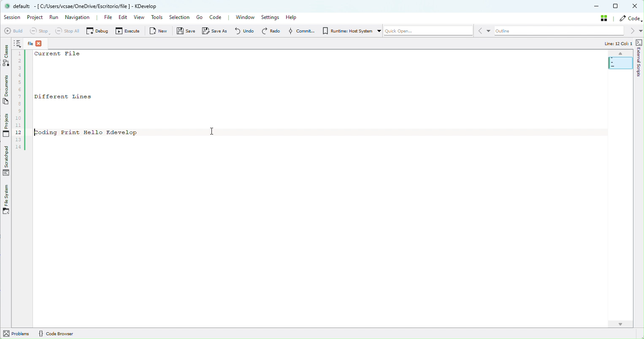  What do you see at coordinates (246, 17) in the screenshot?
I see `Window` at bounding box center [246, 17].